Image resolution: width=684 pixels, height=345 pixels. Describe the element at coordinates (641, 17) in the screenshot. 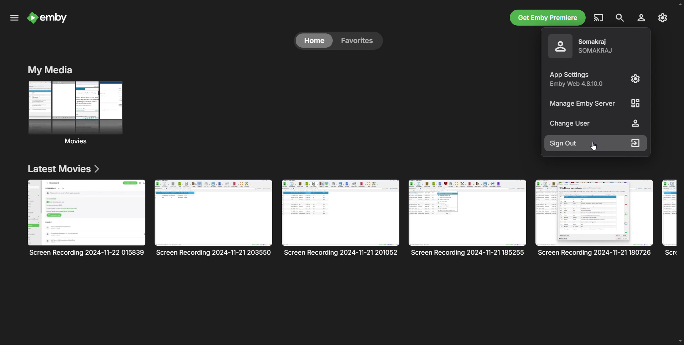

I see `account` at that location.